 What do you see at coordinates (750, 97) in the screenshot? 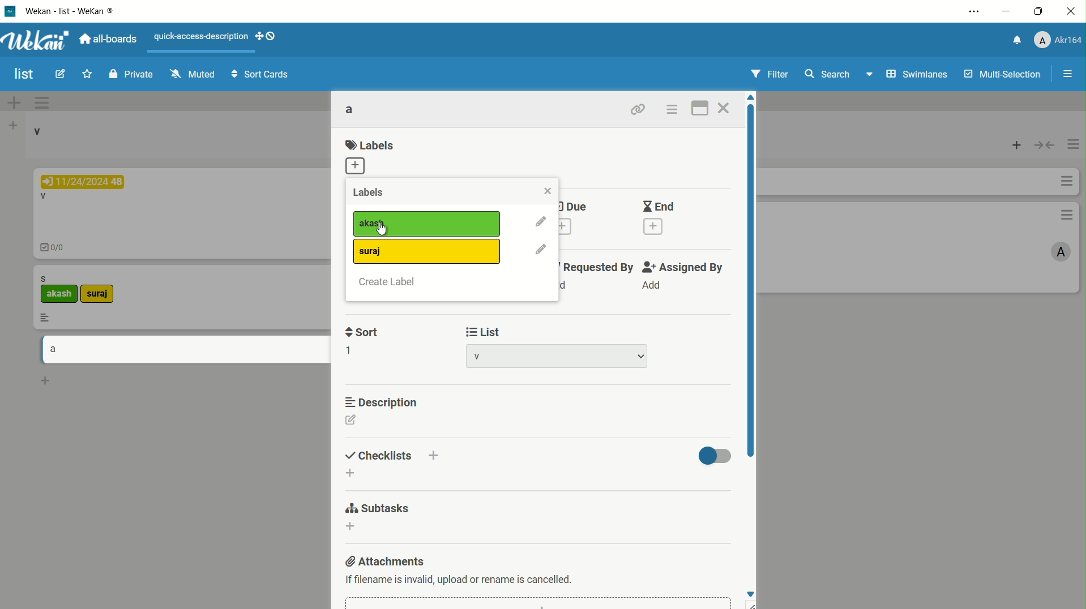
I see `move up` at bounding box center [750, 97].